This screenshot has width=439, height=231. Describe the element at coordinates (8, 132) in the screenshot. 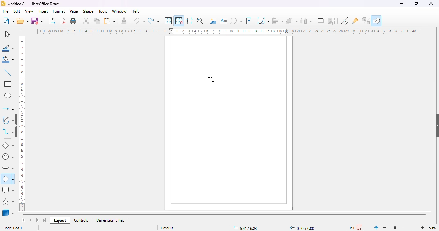

I see `connectors` at that location.